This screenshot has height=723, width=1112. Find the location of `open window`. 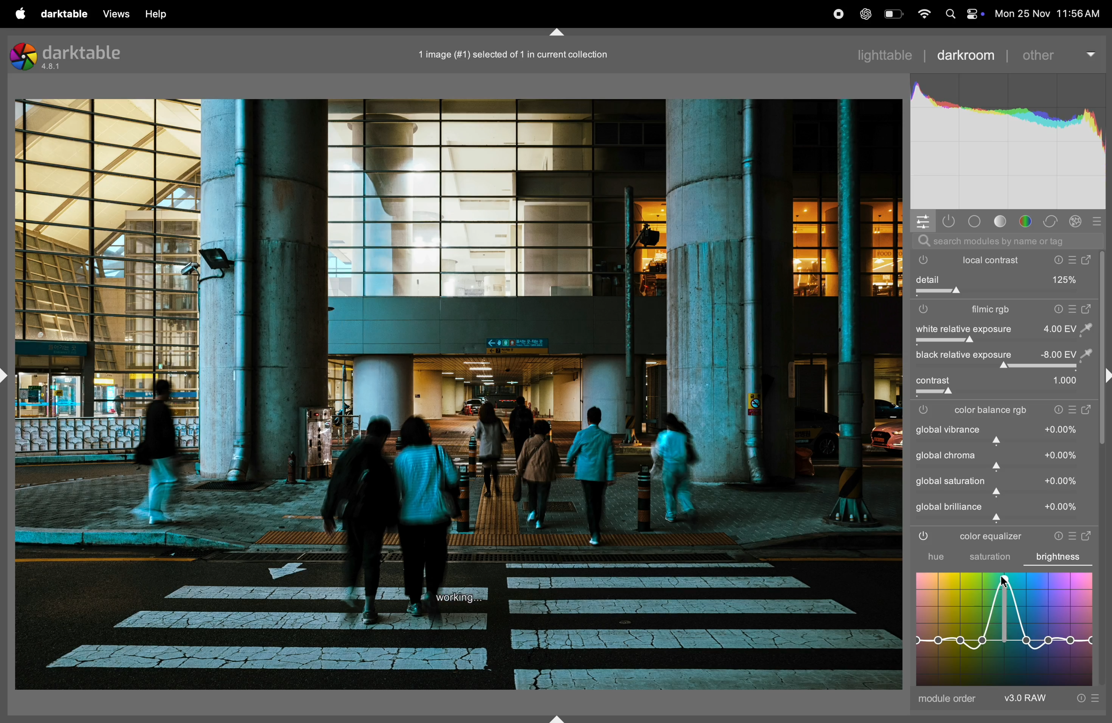

open window is located at coordinates (1089, 534).